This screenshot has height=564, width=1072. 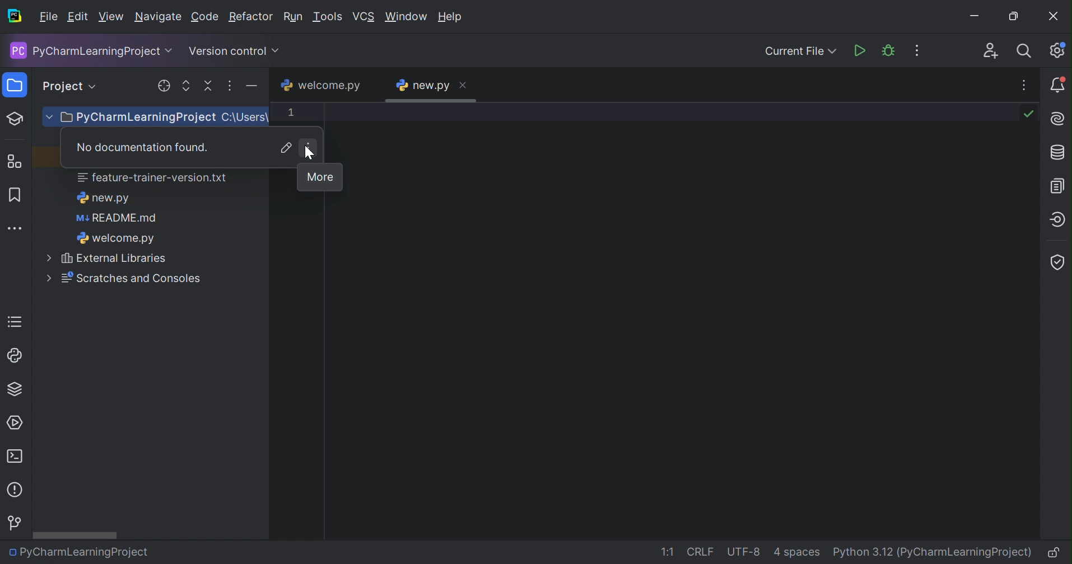 I want to click on File, so click(x=48, y=17).